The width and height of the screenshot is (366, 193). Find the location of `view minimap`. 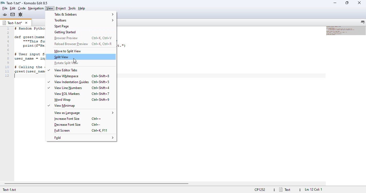

view minimap is located at coordinates (61, 106).